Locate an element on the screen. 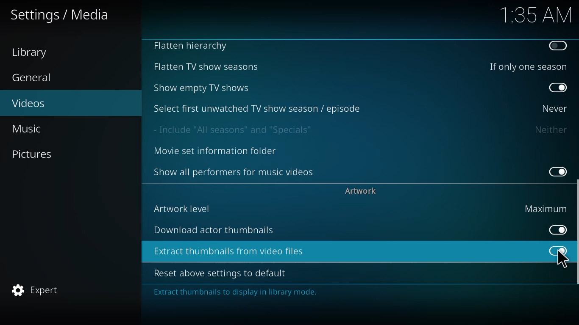 Image resolution: width=579 pixels, height=325 pixels. scrollbar is located at coordinates (575, 237).